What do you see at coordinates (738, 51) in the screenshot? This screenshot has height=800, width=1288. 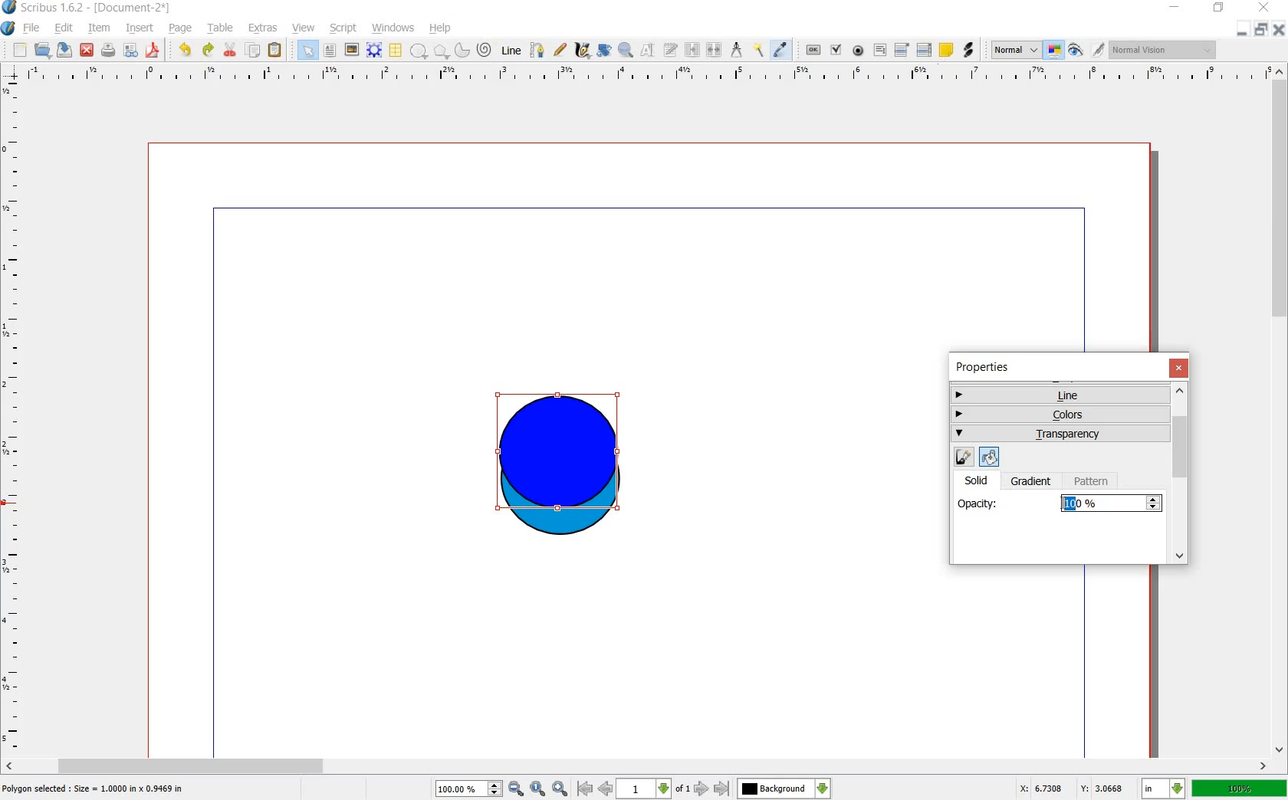 I see `measurement` at bounding box center [738, 51].